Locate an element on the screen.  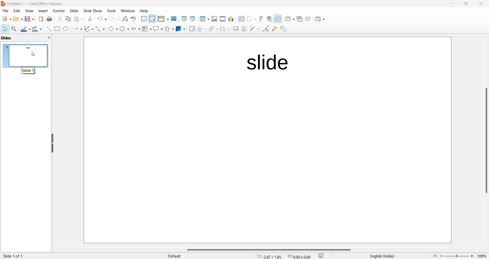
slide preview is located at coordinates (27, 55).